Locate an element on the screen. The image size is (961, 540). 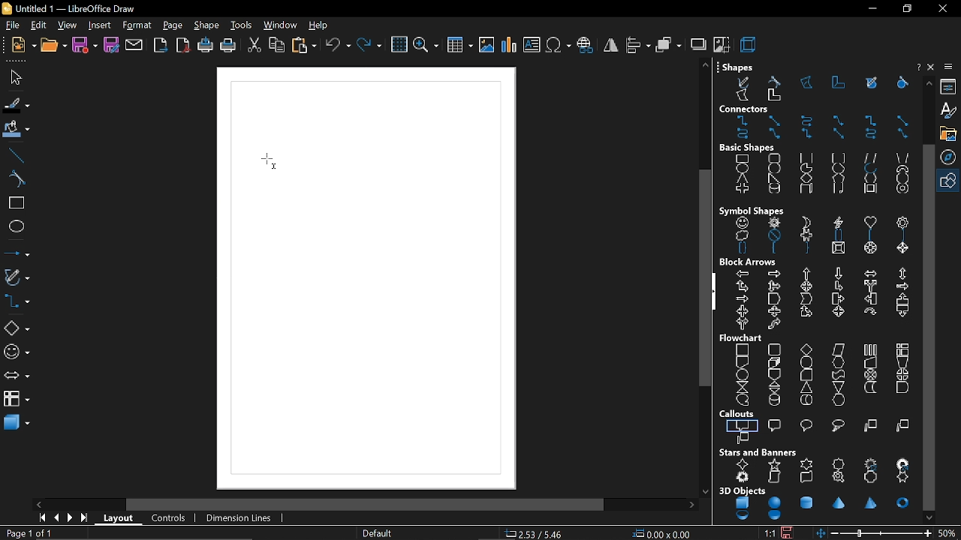
arrange is located at coordinates (668, 45).